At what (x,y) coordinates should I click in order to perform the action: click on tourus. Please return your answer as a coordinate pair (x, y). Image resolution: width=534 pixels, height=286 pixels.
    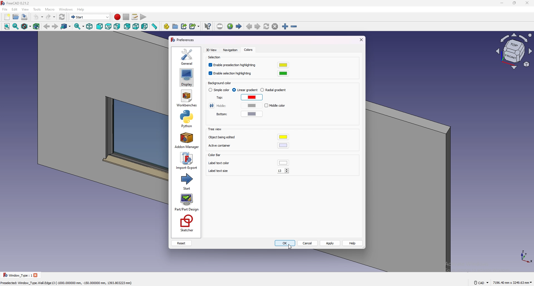
    Looking at the image, I should click on (523, 256).